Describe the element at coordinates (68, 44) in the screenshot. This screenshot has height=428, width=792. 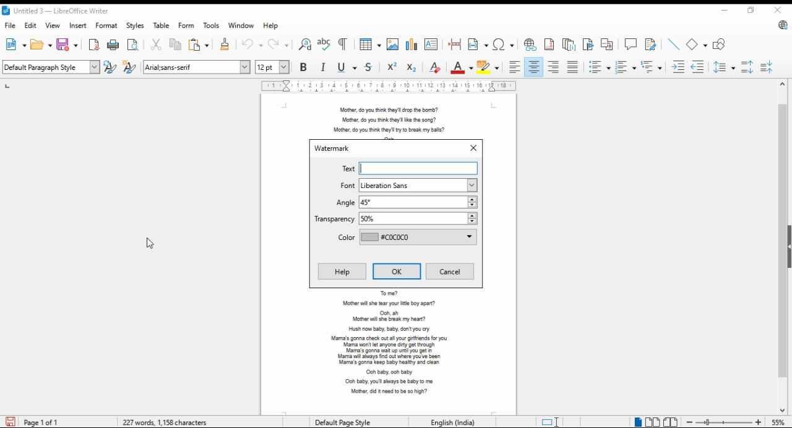
I see `save` at that location.